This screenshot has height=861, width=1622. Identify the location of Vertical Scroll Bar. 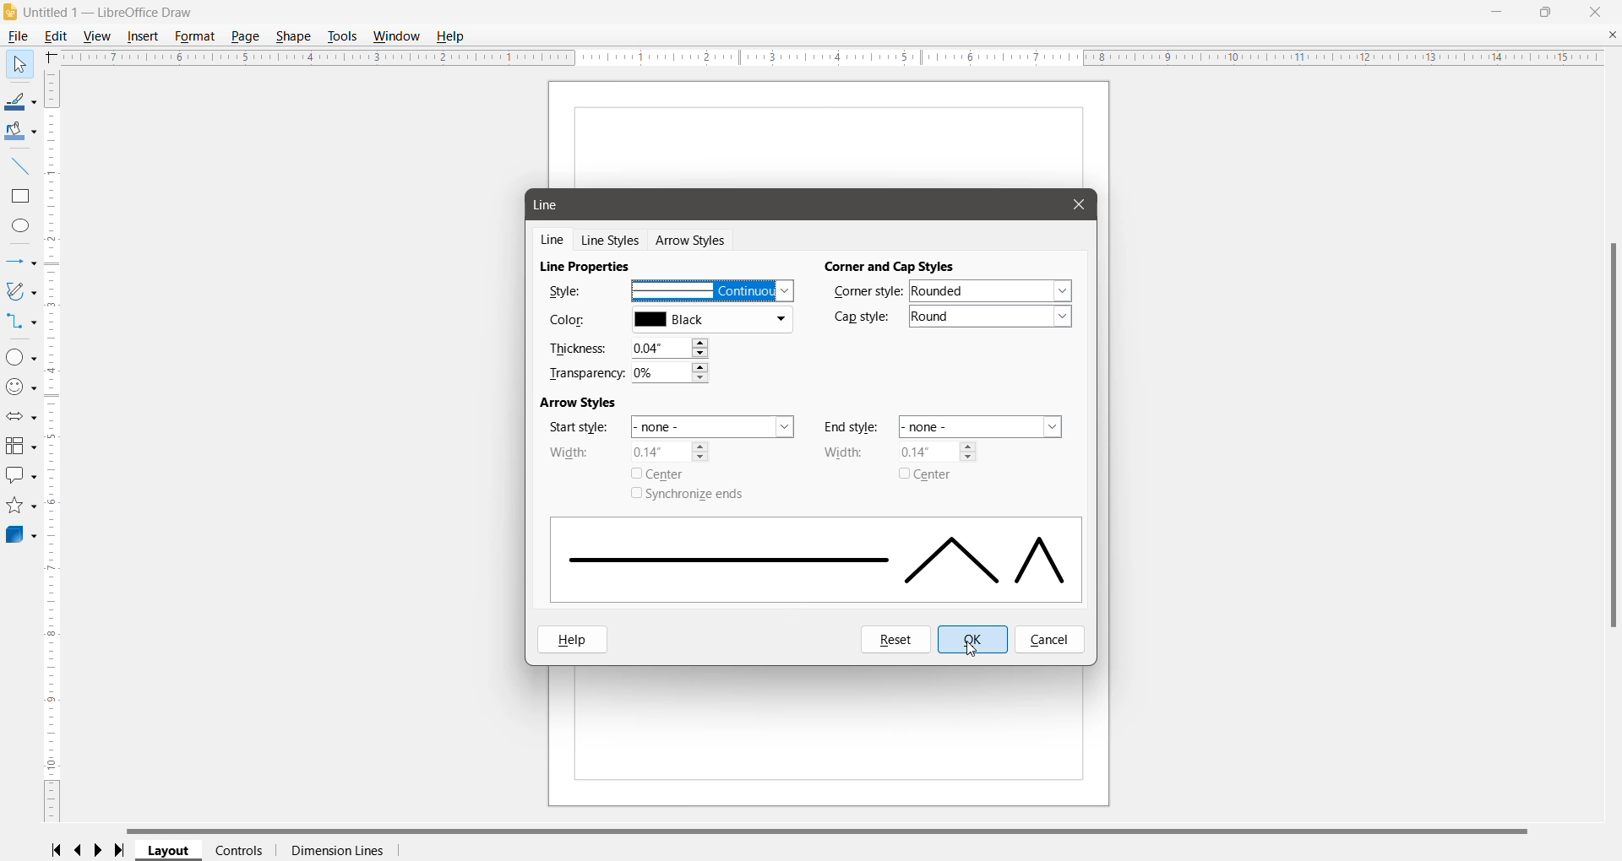
(53, 445).